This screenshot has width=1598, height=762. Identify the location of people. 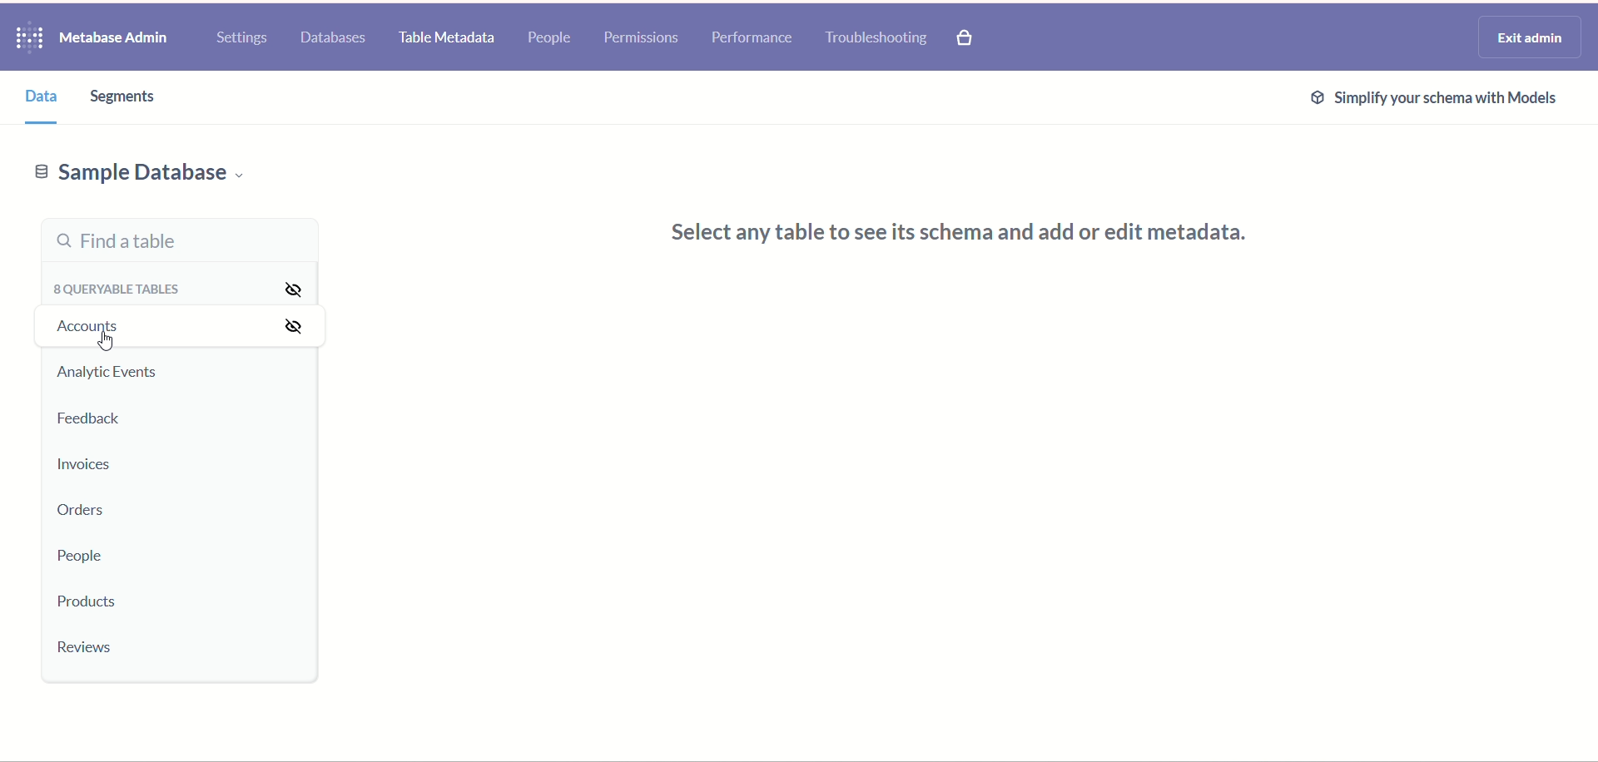
(550, 37).